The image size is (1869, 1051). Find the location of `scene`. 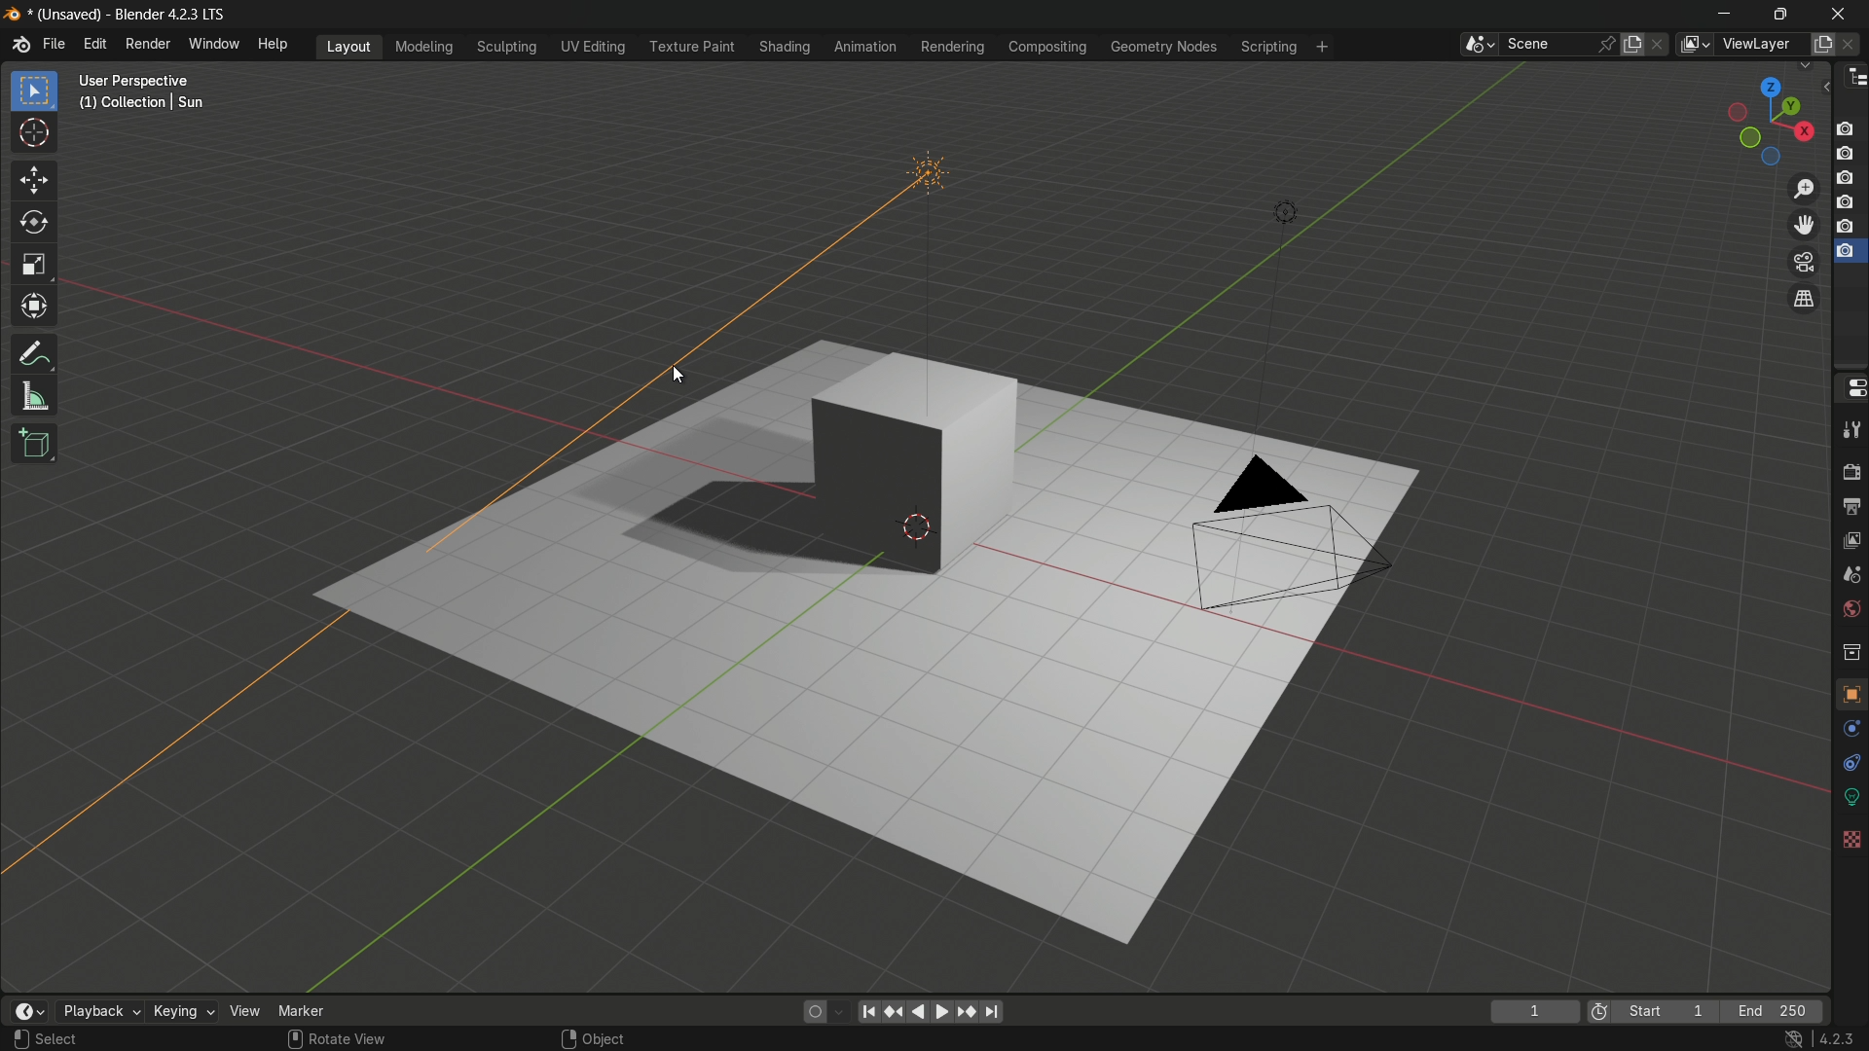

scene is located at coordinates (1853, 574).